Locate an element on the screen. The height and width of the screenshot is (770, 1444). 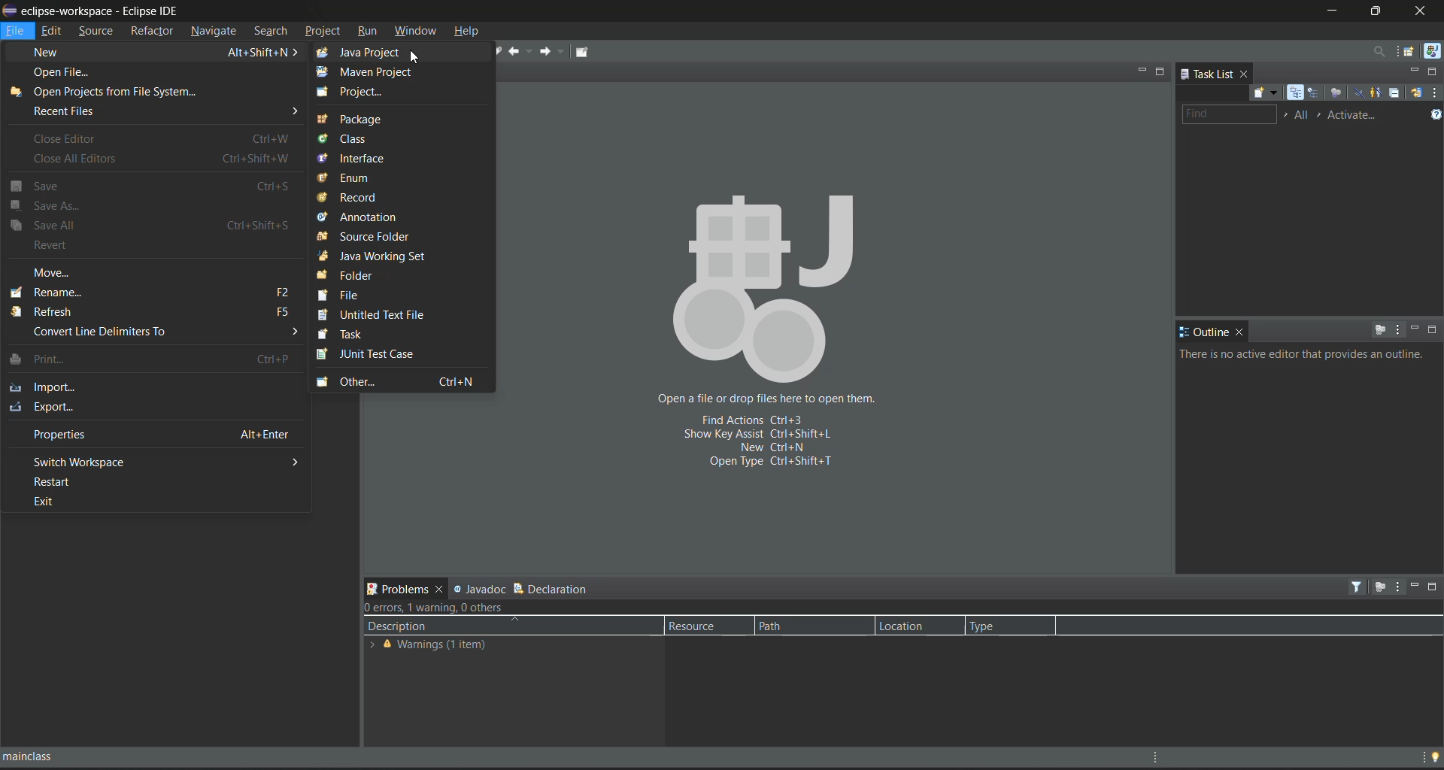
focus on active task is located at coordinates (1379, 587).